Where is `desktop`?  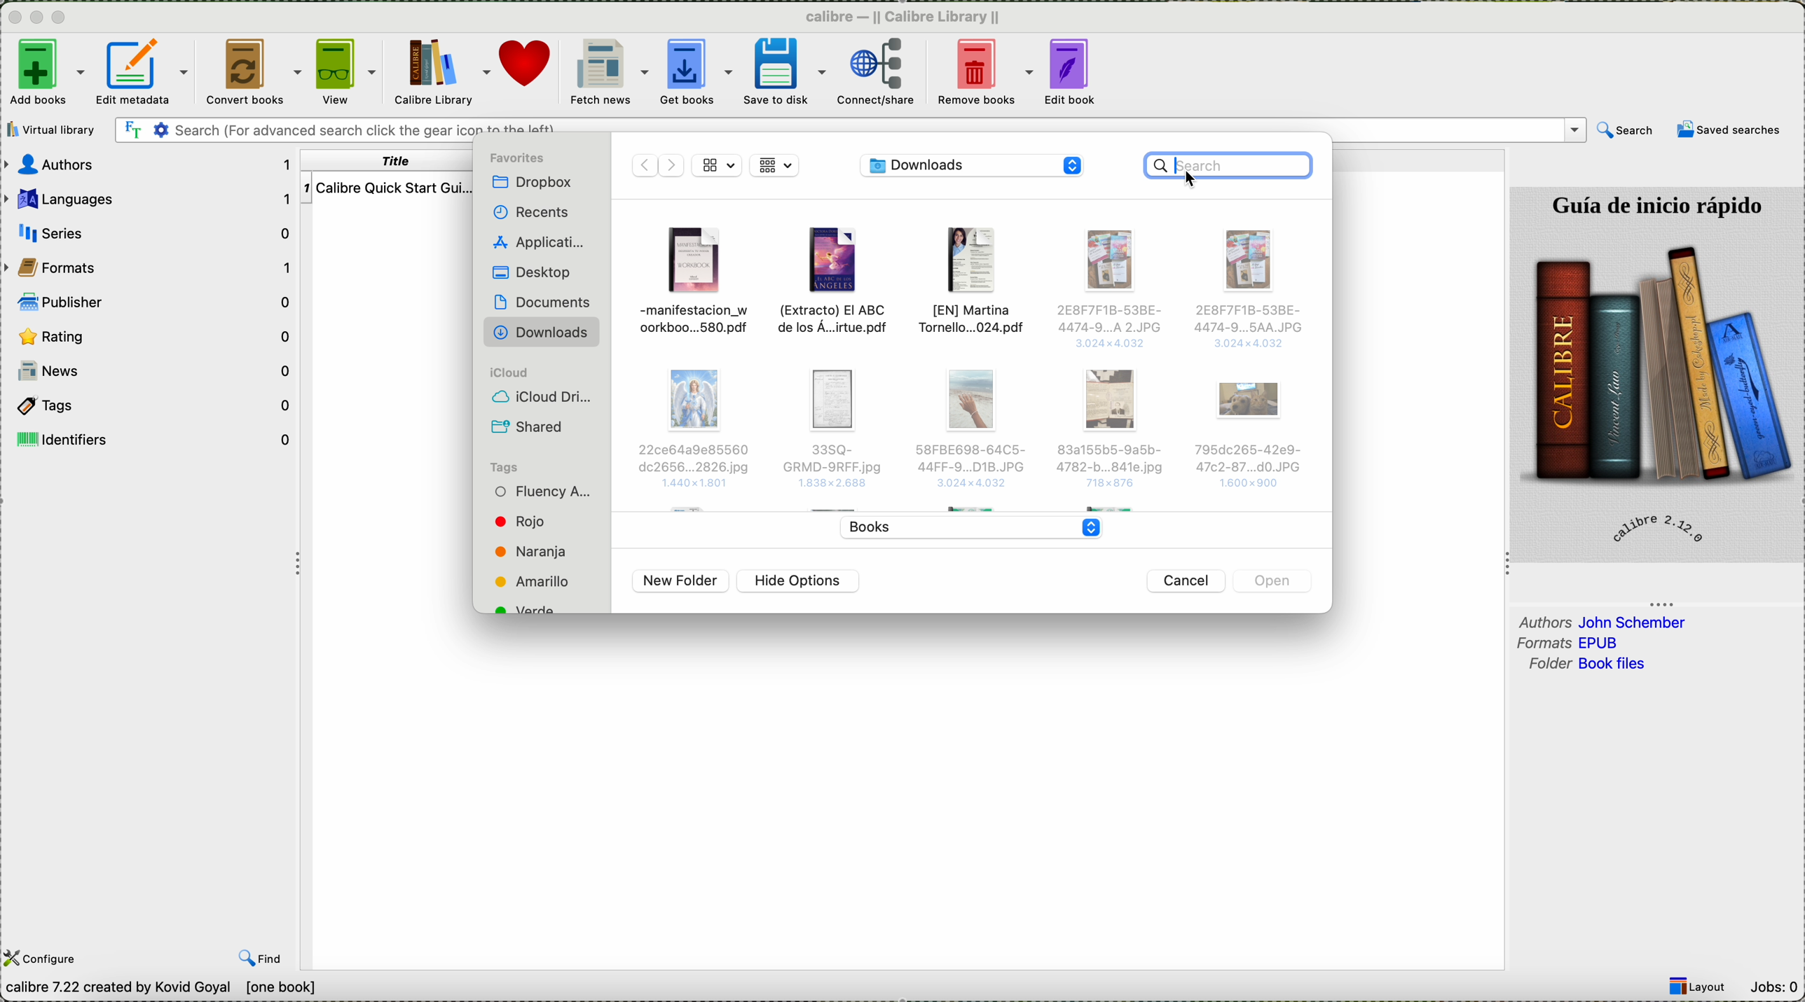 desktop is located at coordinates (528, 272).